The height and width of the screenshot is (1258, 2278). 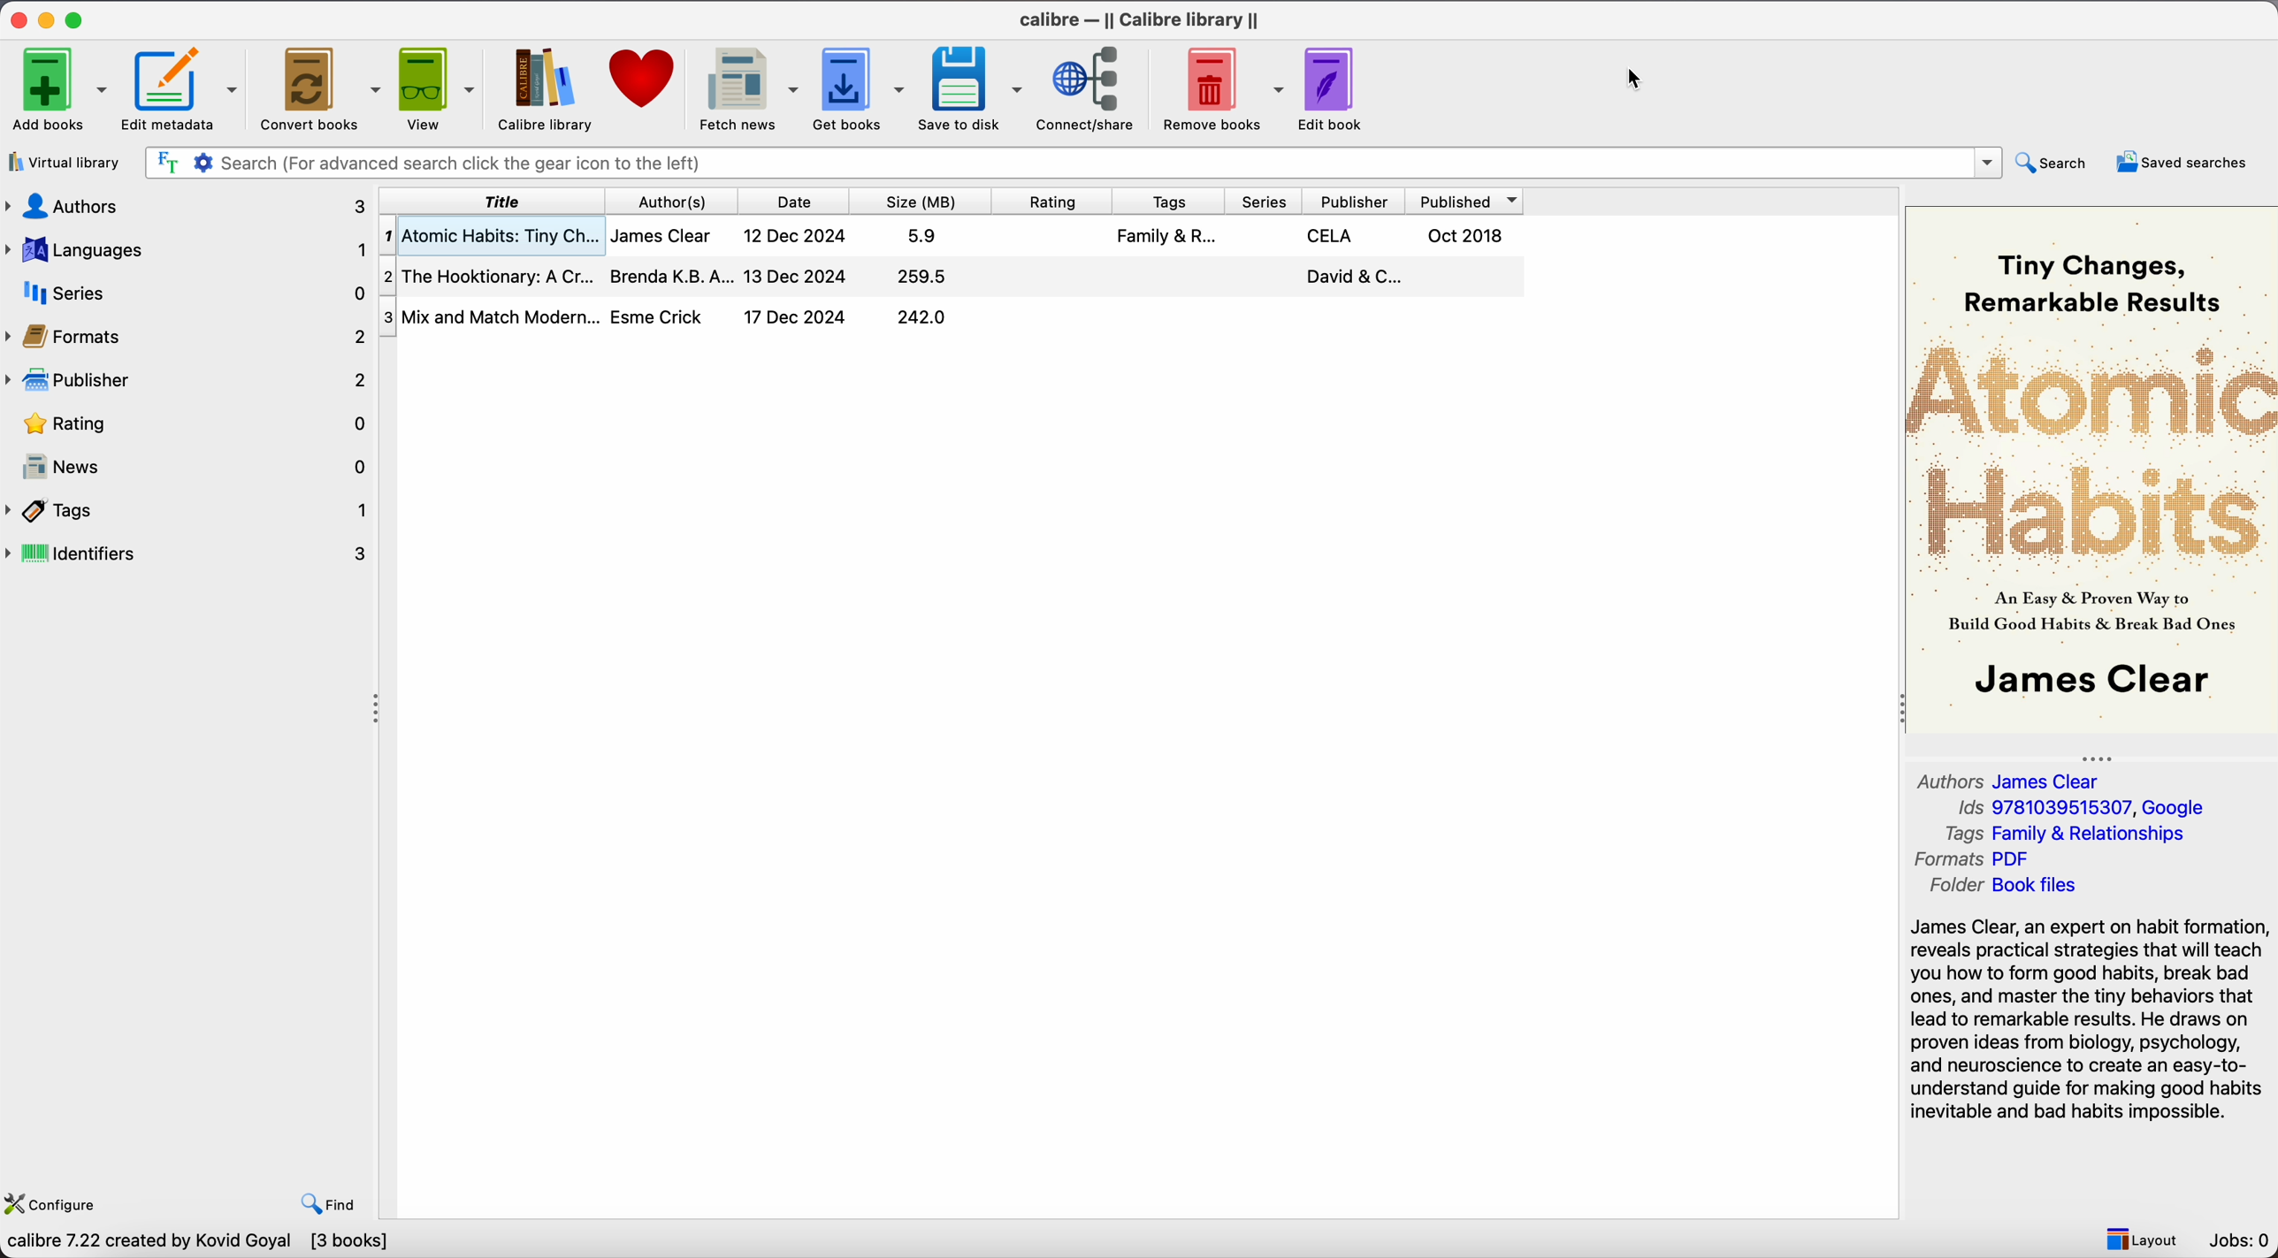 I want to click on 12 Dec 2024, so click(x=797, y=236).